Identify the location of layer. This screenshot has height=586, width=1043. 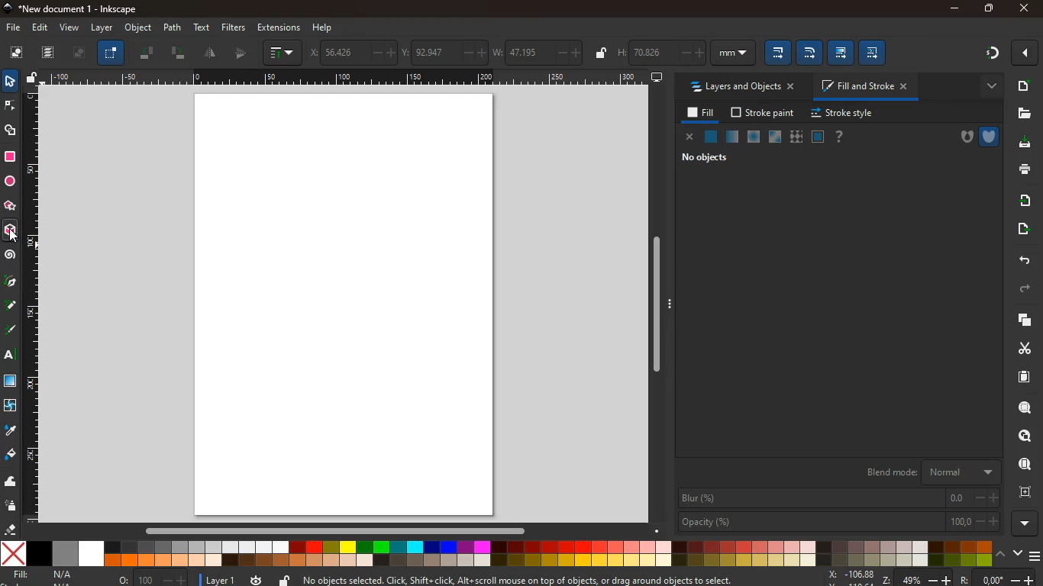
(102, 27).